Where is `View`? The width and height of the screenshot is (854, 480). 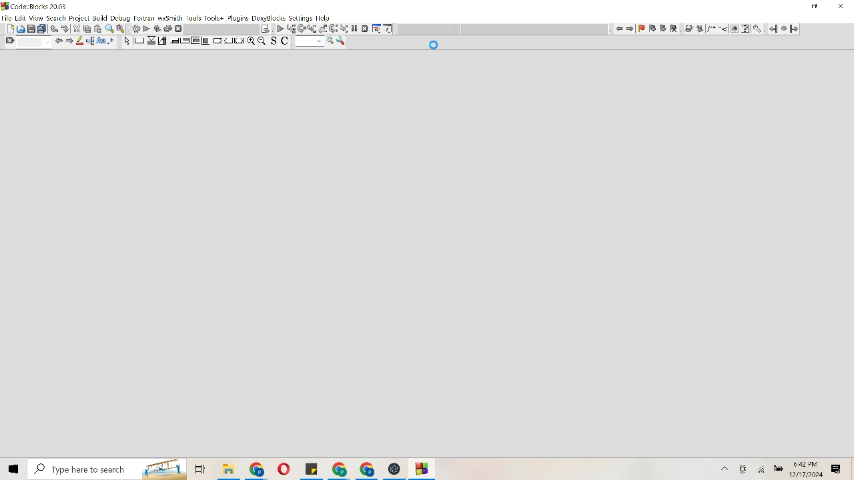 View is located at coordinates (36, 18).